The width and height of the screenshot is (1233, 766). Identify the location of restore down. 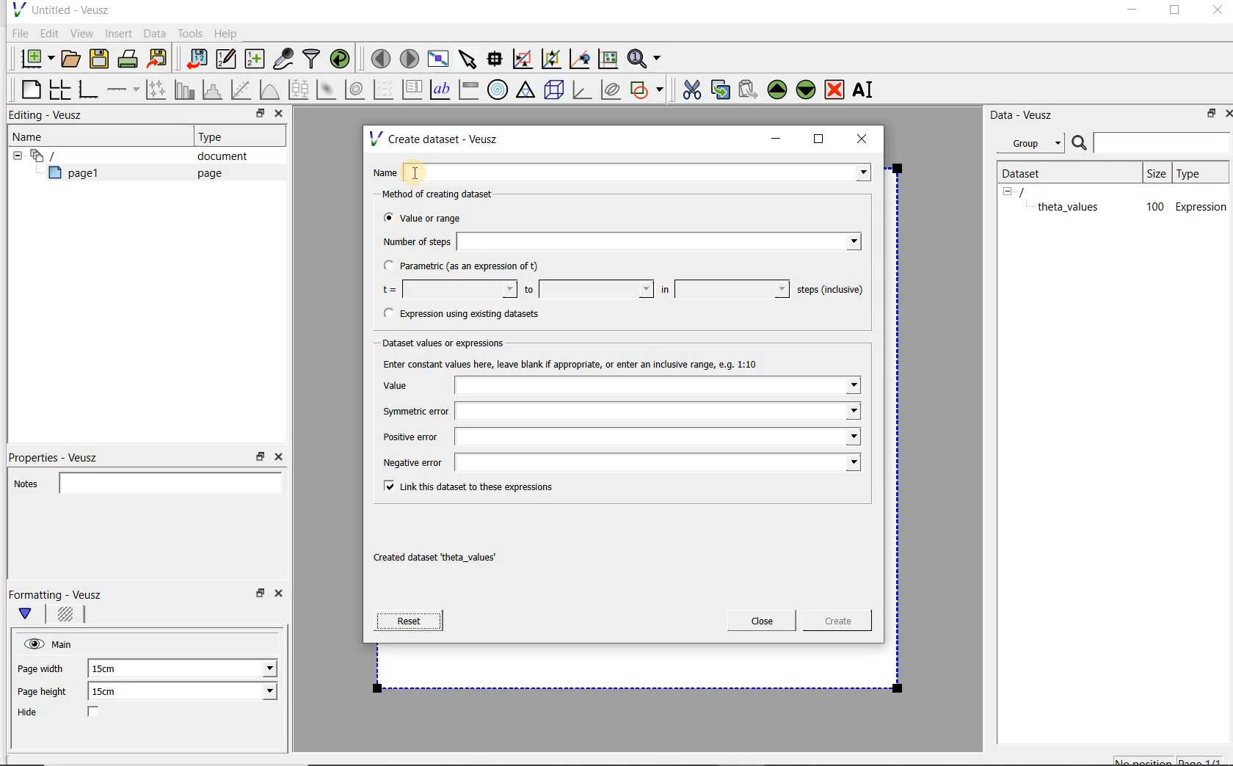
(258, 597).